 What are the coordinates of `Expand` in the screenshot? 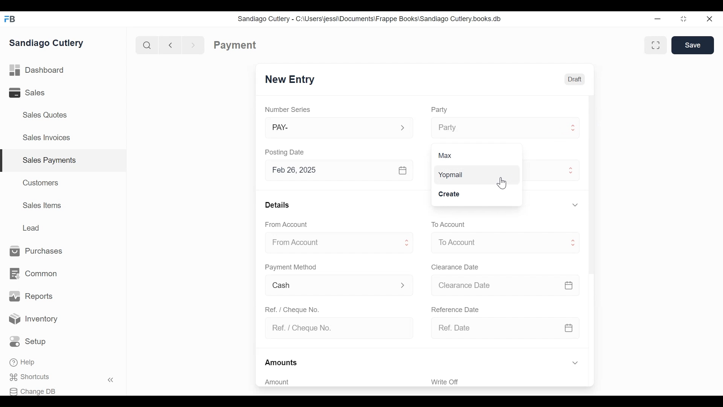 It's located at (573, 243).